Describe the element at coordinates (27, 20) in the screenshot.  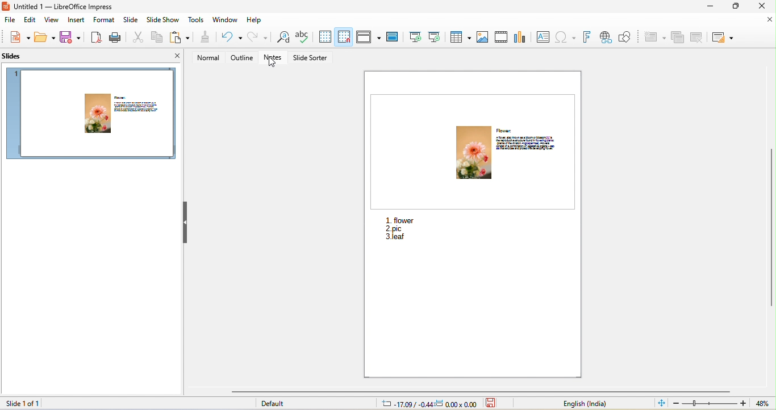
I see `edit` at that location.